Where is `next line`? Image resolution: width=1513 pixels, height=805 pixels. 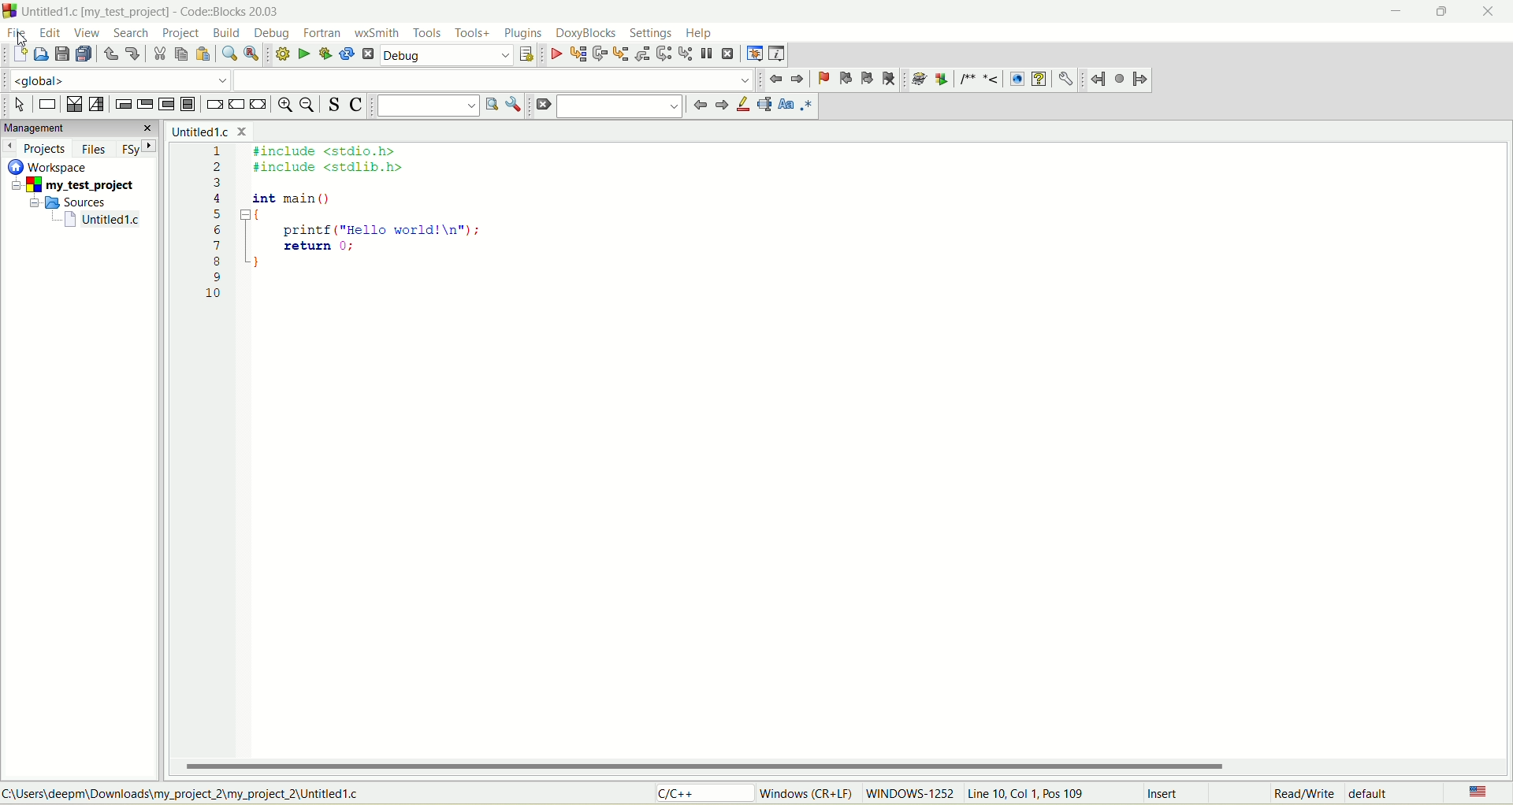 next line is located at coordinates (598, 54).